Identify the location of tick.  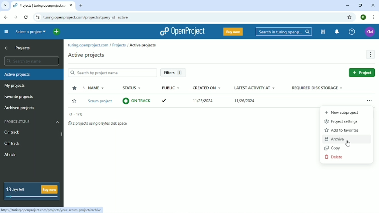
(169, 99).